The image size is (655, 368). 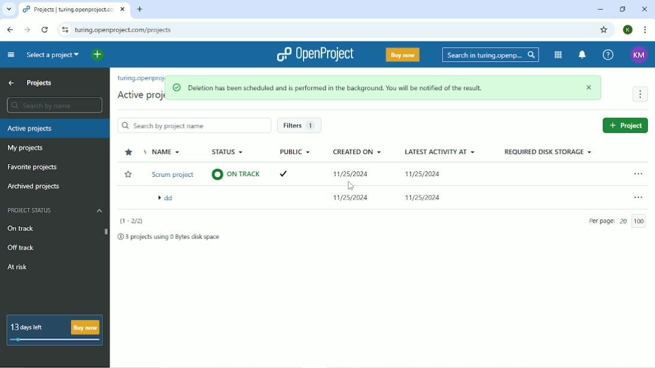 I want to click on Minimize, so click(x=599, y=10).